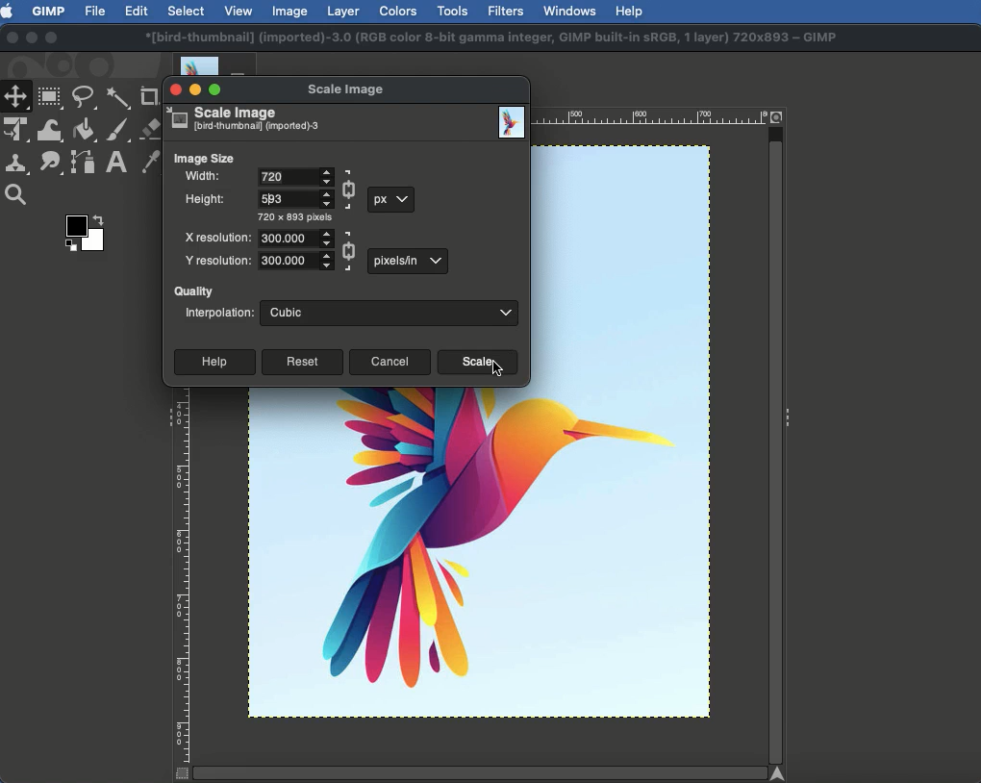  Describe the element at coordinates (52, 164) in the screenshot. I see `Smudge tool` at that location.